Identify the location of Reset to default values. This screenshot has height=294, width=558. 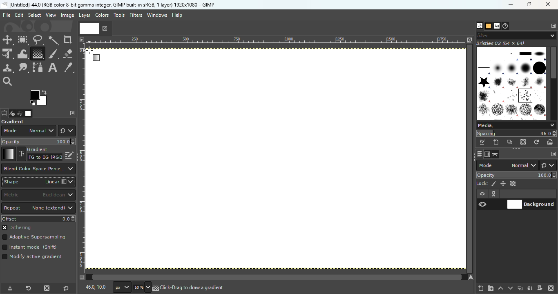
(68, 288).